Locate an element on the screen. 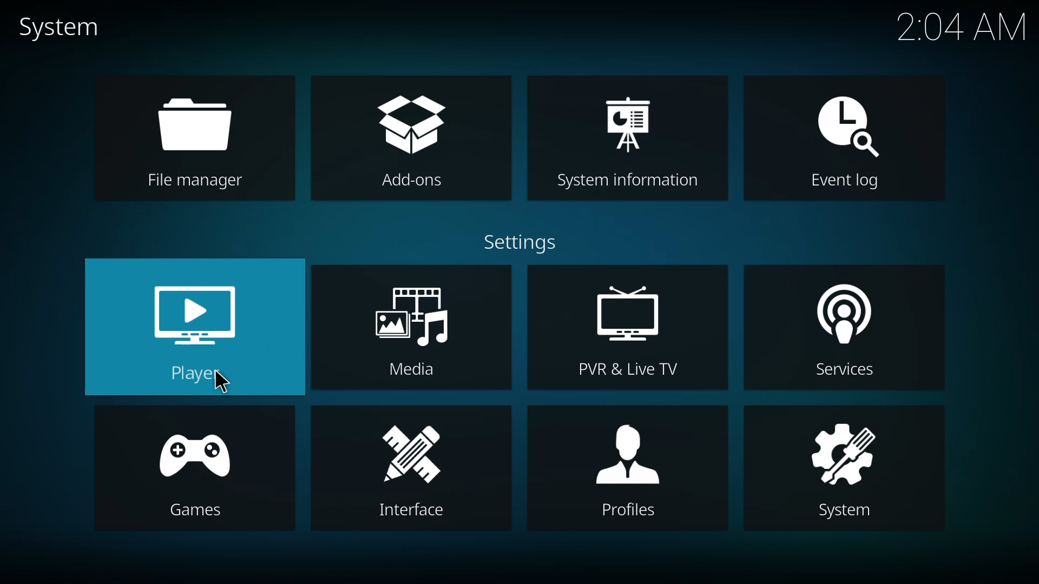 The height and width of the screenshot is (584, 1039). file manager is located at coordinates (196, 140).